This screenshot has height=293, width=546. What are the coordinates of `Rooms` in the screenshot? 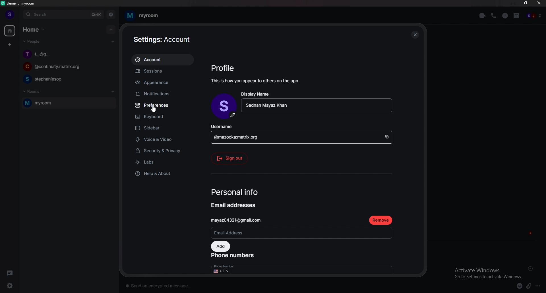 It's located at (33, 91).